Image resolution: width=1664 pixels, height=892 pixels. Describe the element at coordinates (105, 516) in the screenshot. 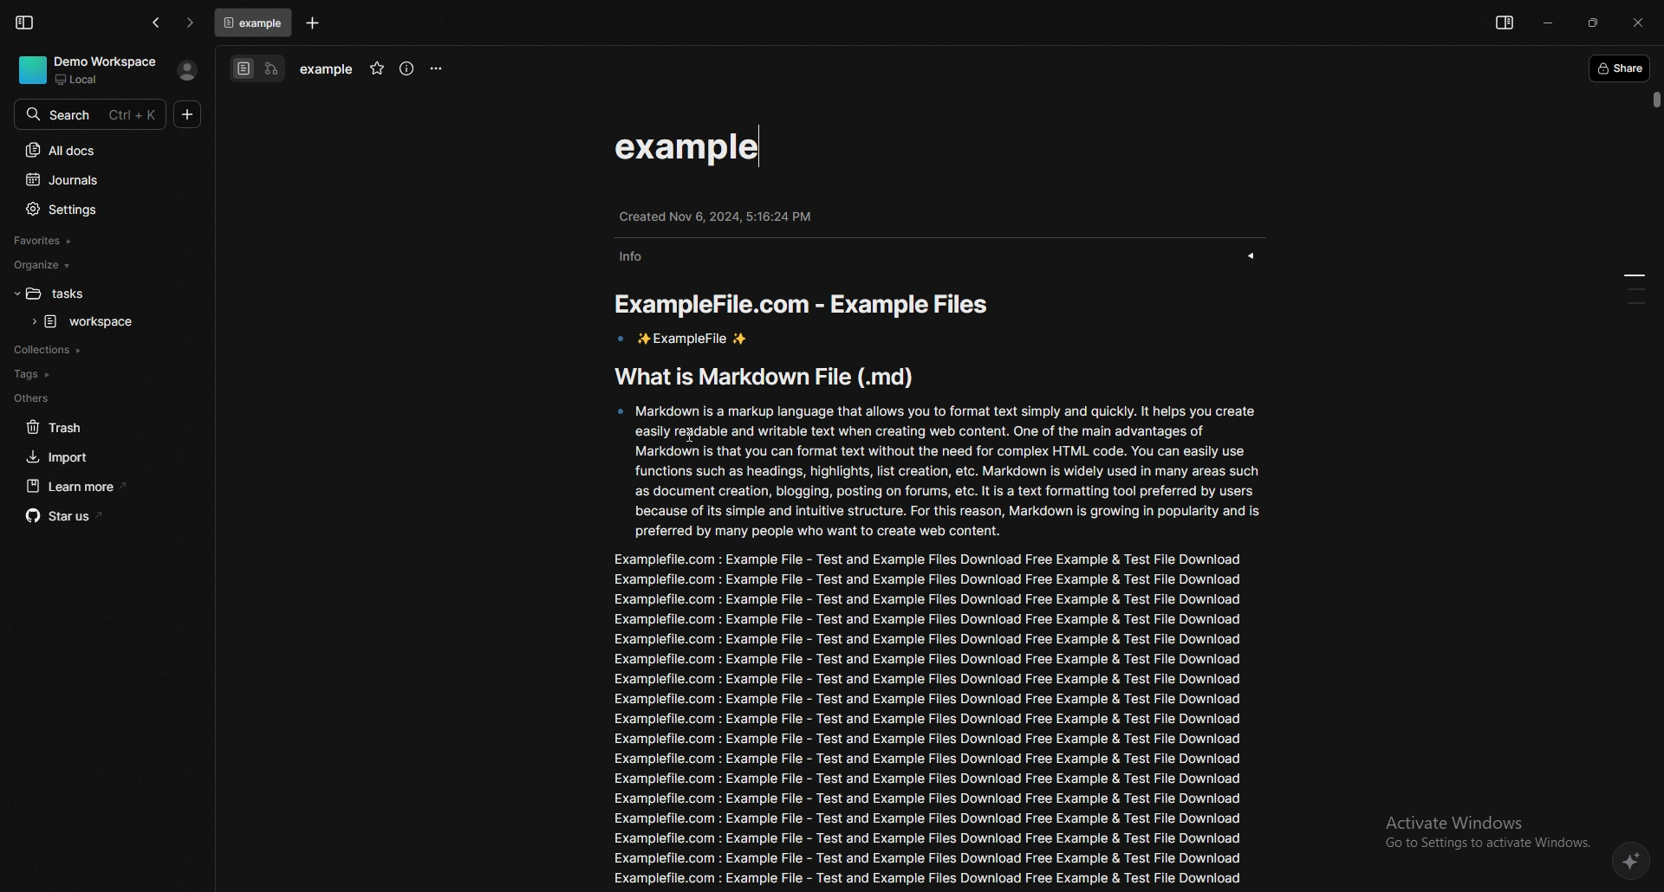

I see `star us` at that location.